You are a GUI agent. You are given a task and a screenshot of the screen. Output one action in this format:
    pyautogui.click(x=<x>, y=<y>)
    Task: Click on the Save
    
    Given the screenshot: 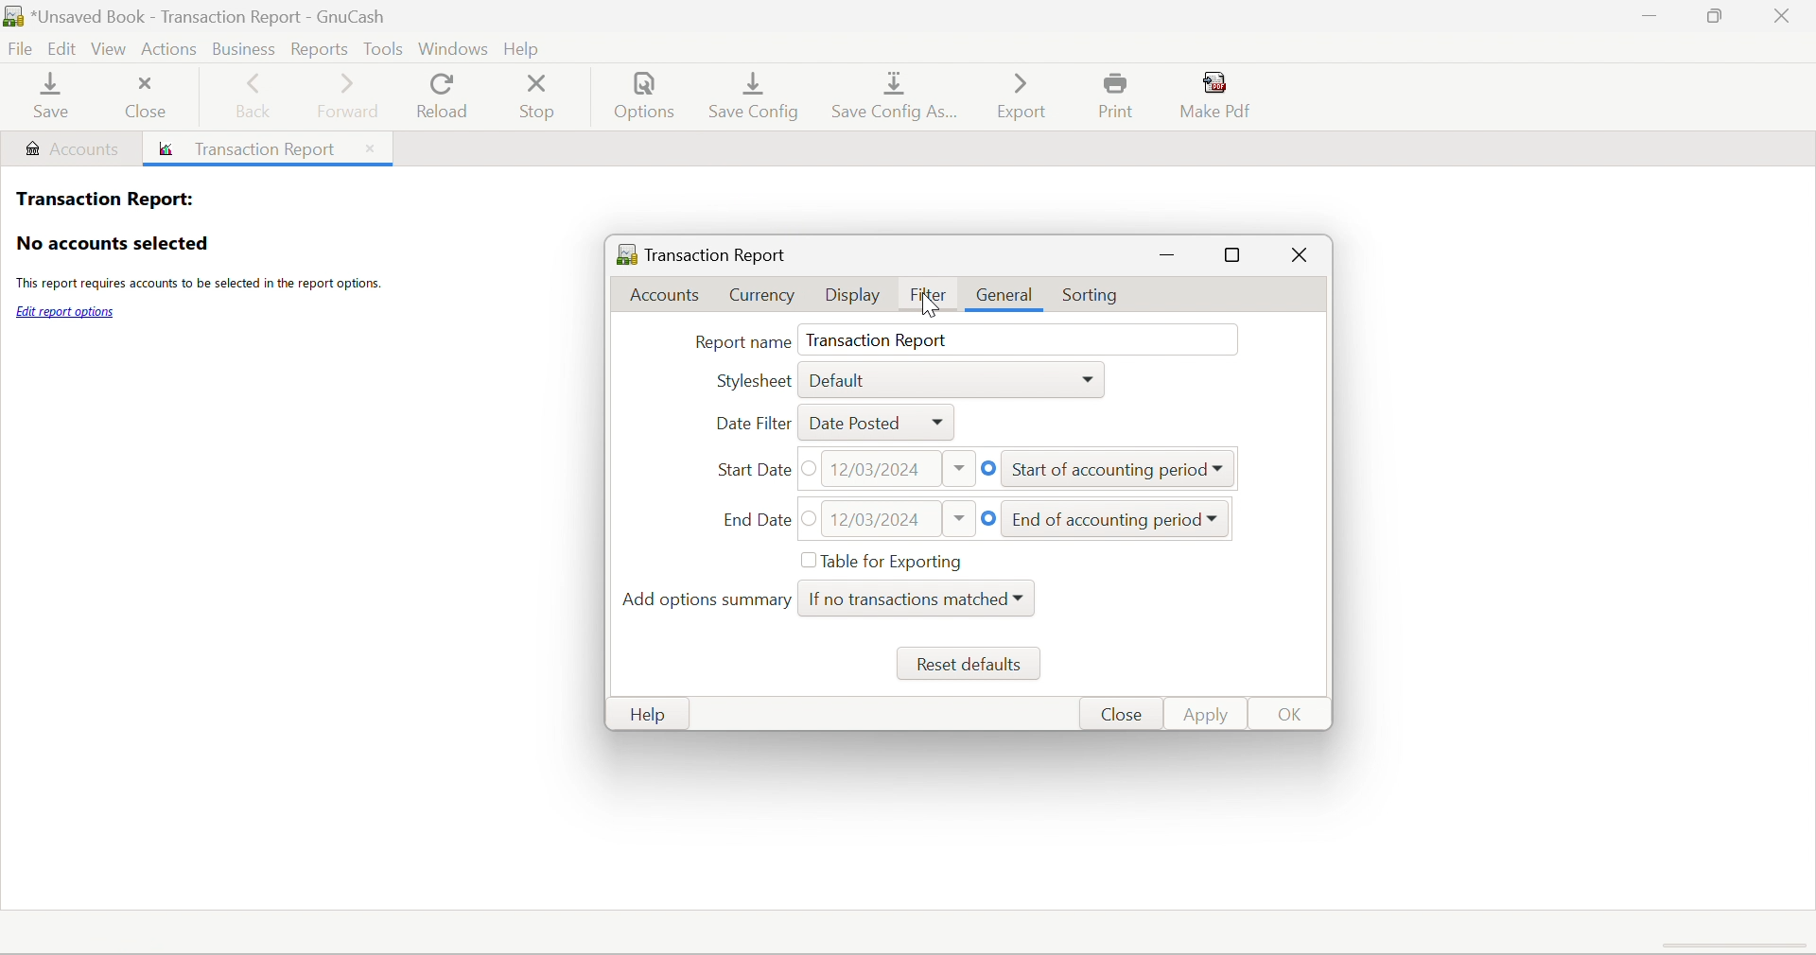 What is the action you would take?
    pyautogui.click(x=47, y=98)
    